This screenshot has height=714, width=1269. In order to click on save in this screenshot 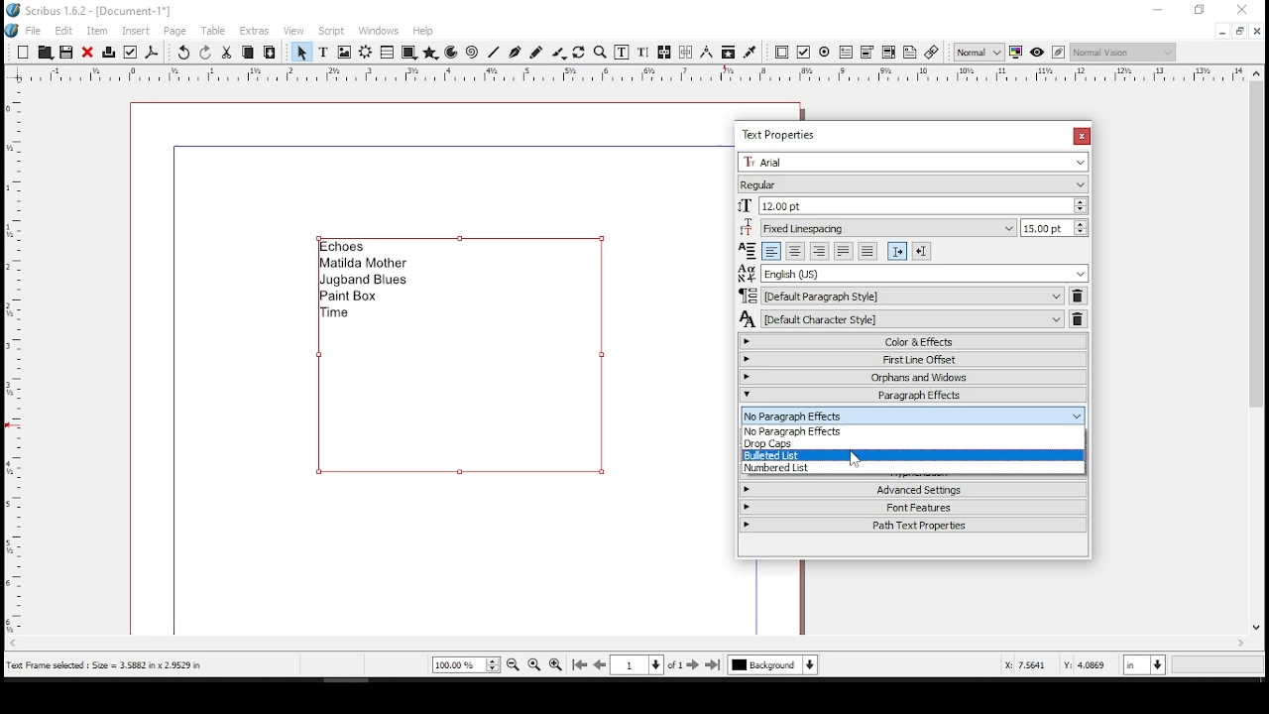, I will do `click(65, 52)`.